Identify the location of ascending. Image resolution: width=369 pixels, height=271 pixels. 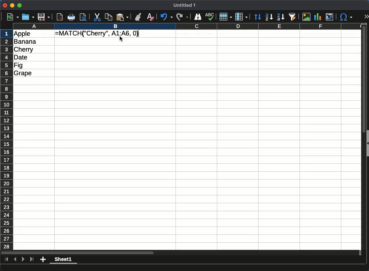
(269, 17).